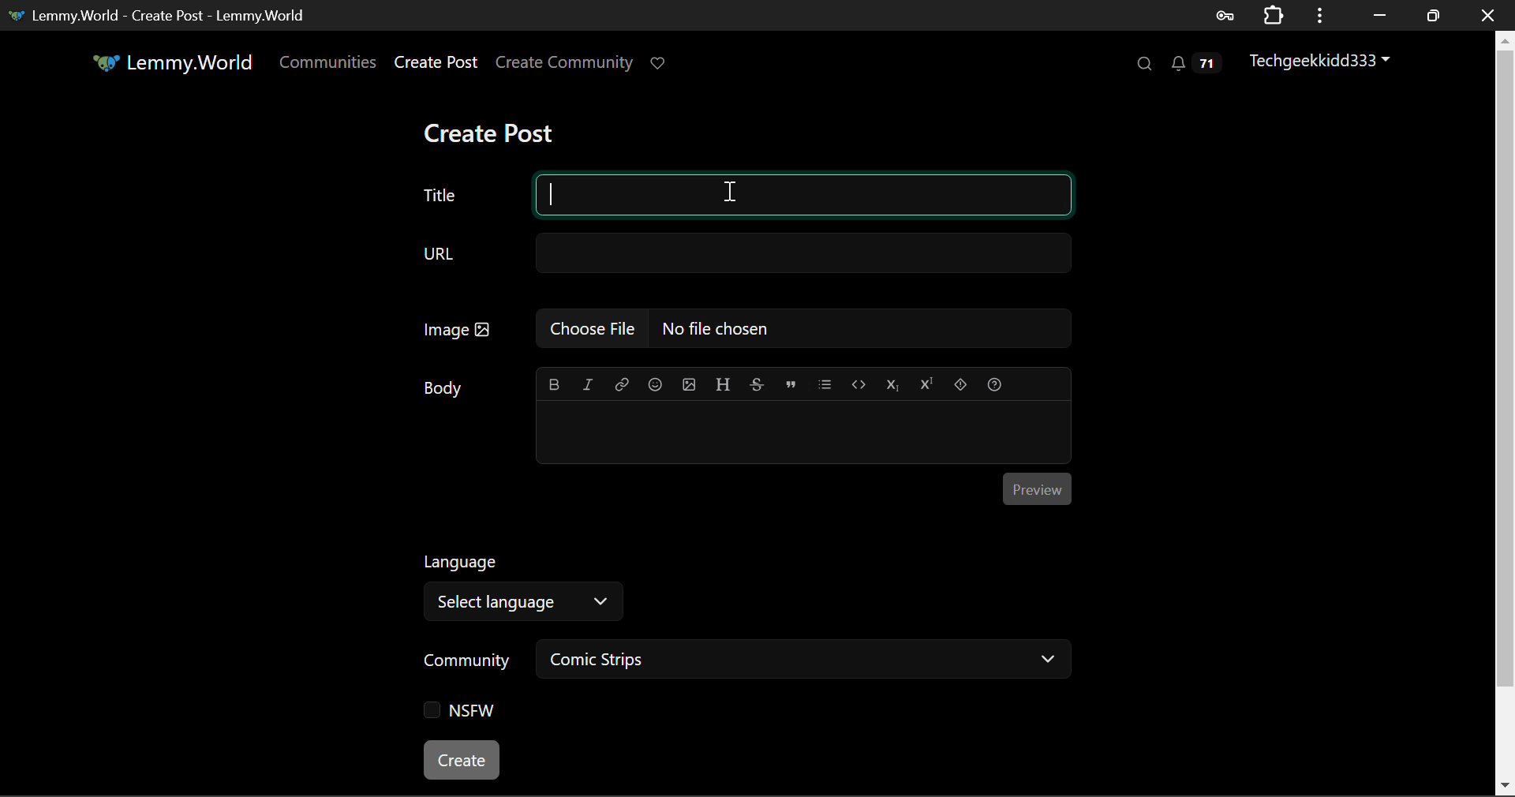 Image resolution: width=1515 pixels, height=797 pixels. What do you see at coordinates (994, 384) in the screenshot?
I see `formatting help` at bounding box center [994, 384].